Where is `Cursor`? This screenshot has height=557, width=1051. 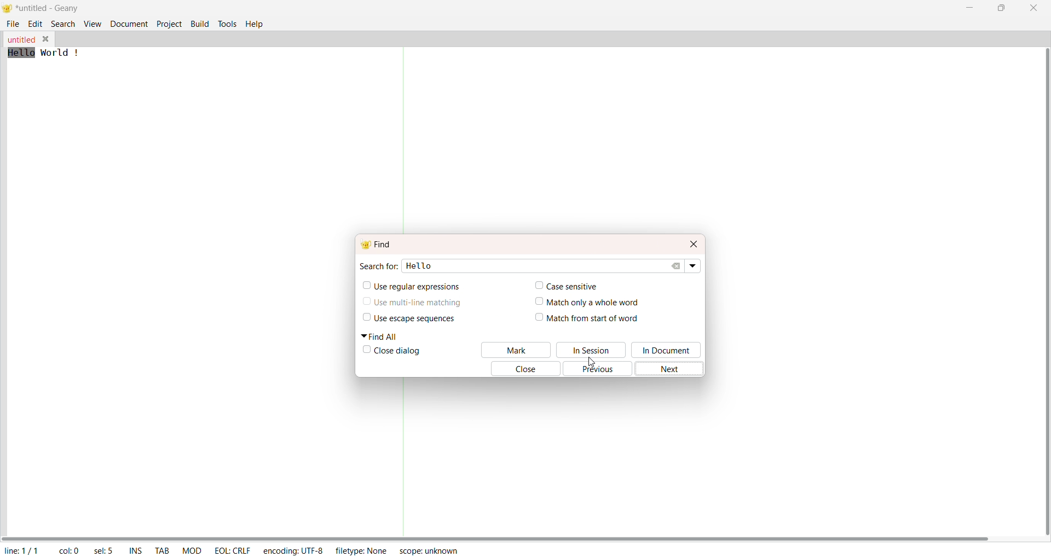 Cursor is located at coordinates (599, 364).